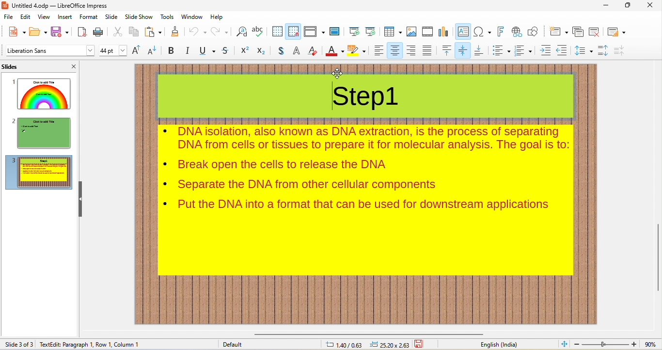 Image resolution: width=662 pixels, height=350 pixels. I want to click on font color, so click(335, 51).